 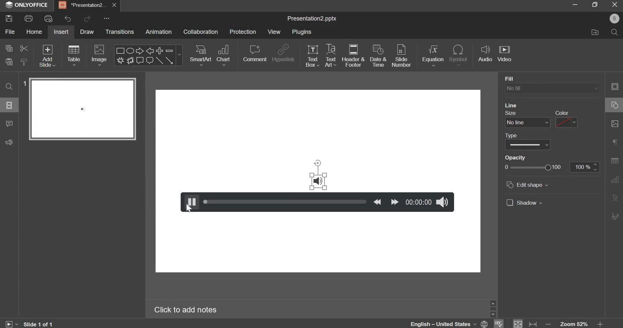 I want to click on fill, so click(x=521, y=79).